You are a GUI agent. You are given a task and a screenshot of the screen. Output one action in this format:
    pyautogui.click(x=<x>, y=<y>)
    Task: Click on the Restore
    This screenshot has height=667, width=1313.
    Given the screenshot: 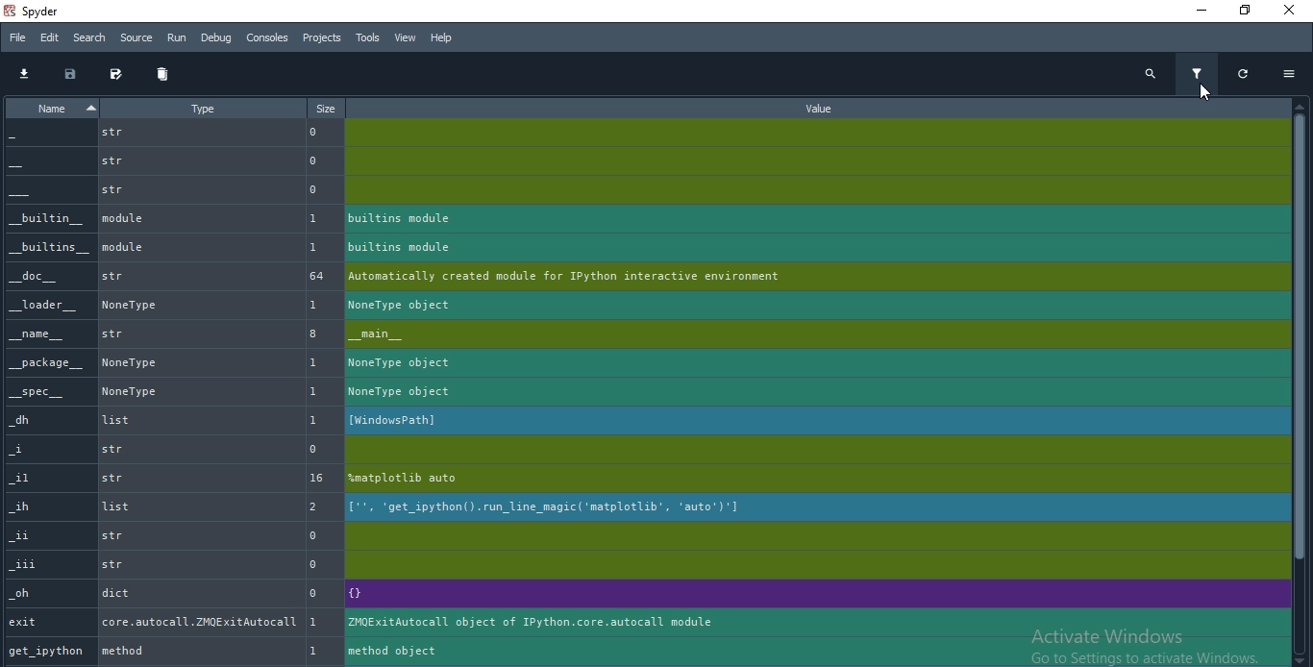 What is the action you would take?
    pyautogui.click(x=1245, y=11)
    